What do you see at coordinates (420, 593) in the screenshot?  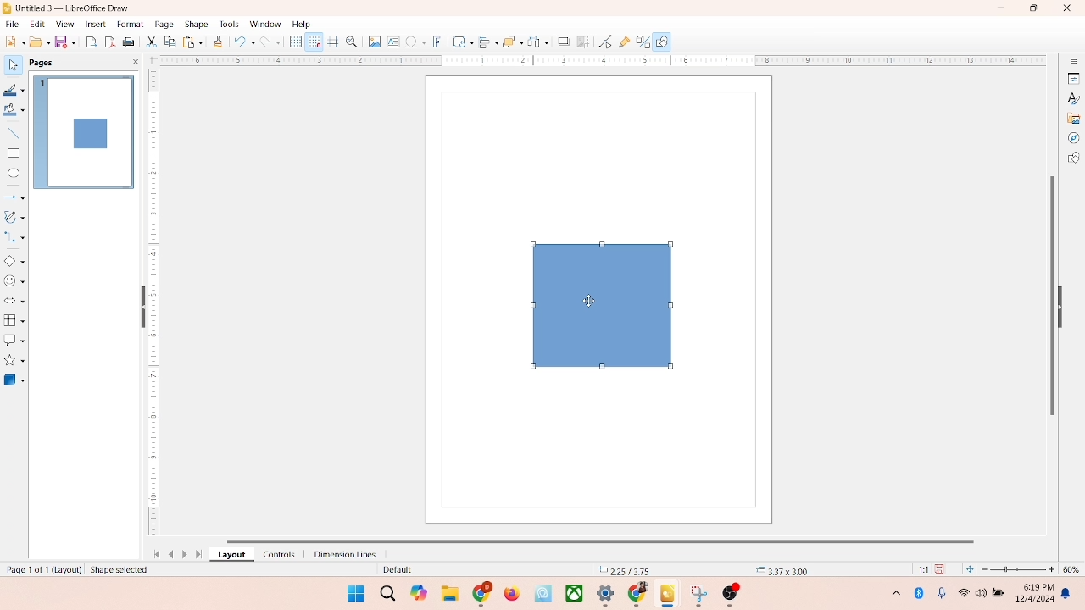 I see `copilot` at bounding box center [420, 593].